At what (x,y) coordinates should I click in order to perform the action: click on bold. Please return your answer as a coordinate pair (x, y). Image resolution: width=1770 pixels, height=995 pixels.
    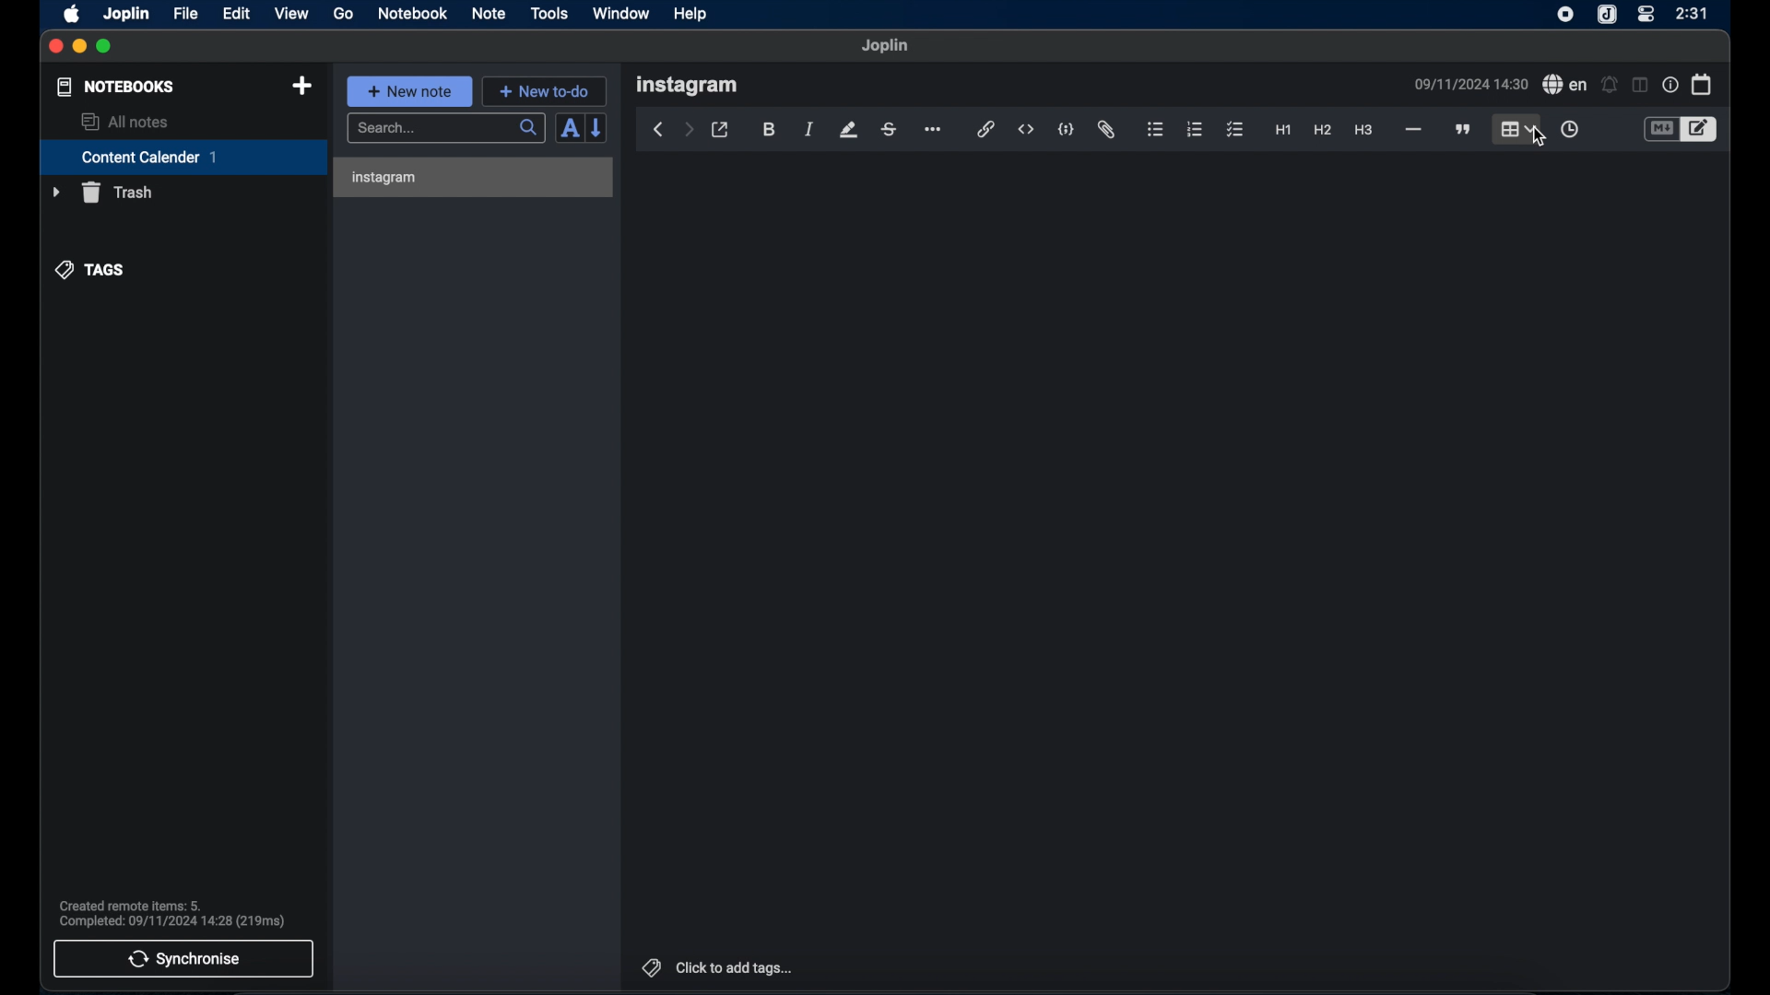
    Looking at the image, I should click on (770, 130).